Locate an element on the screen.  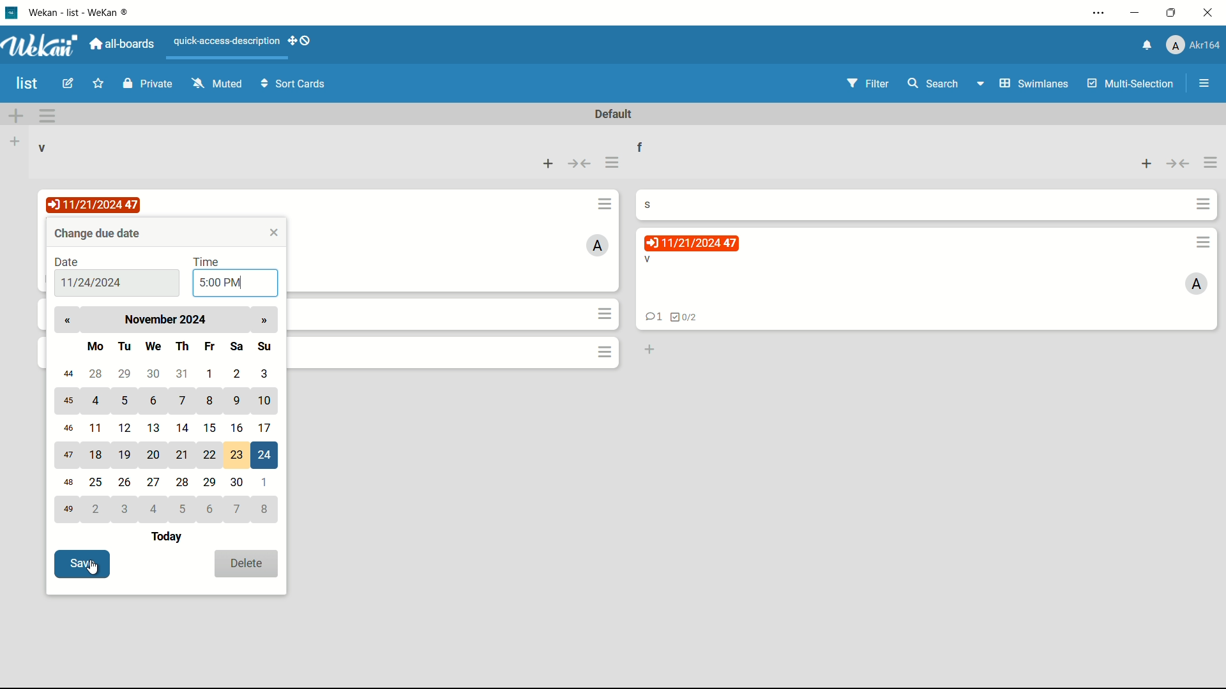
1 is located at coordinates (211, 373).